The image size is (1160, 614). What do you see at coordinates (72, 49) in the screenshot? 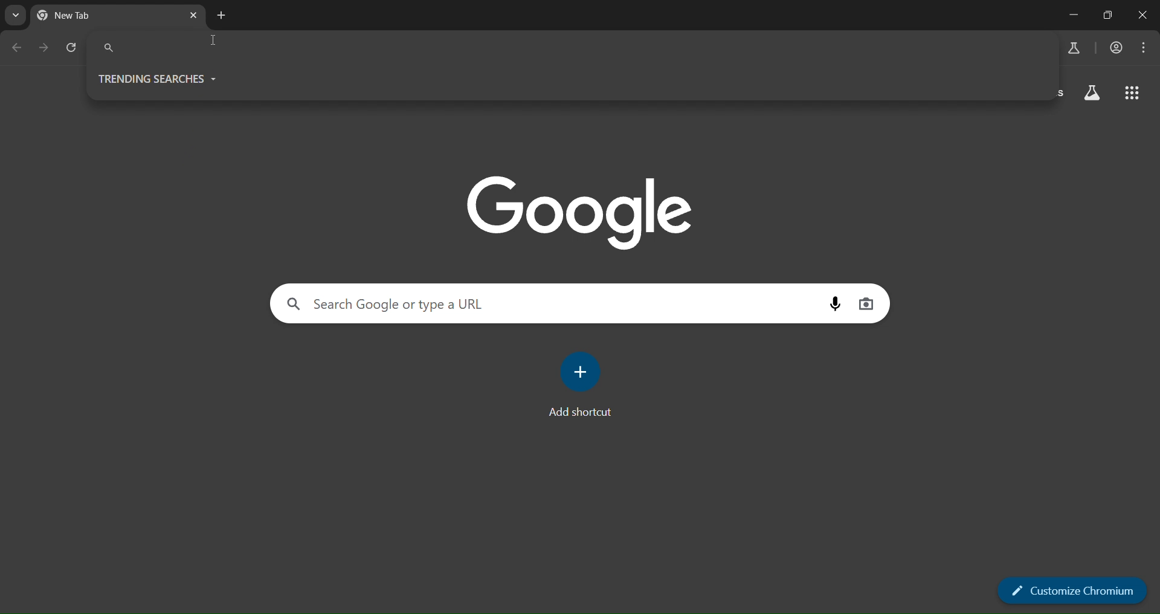
I see `reload page` at bounding box center [72, 49].